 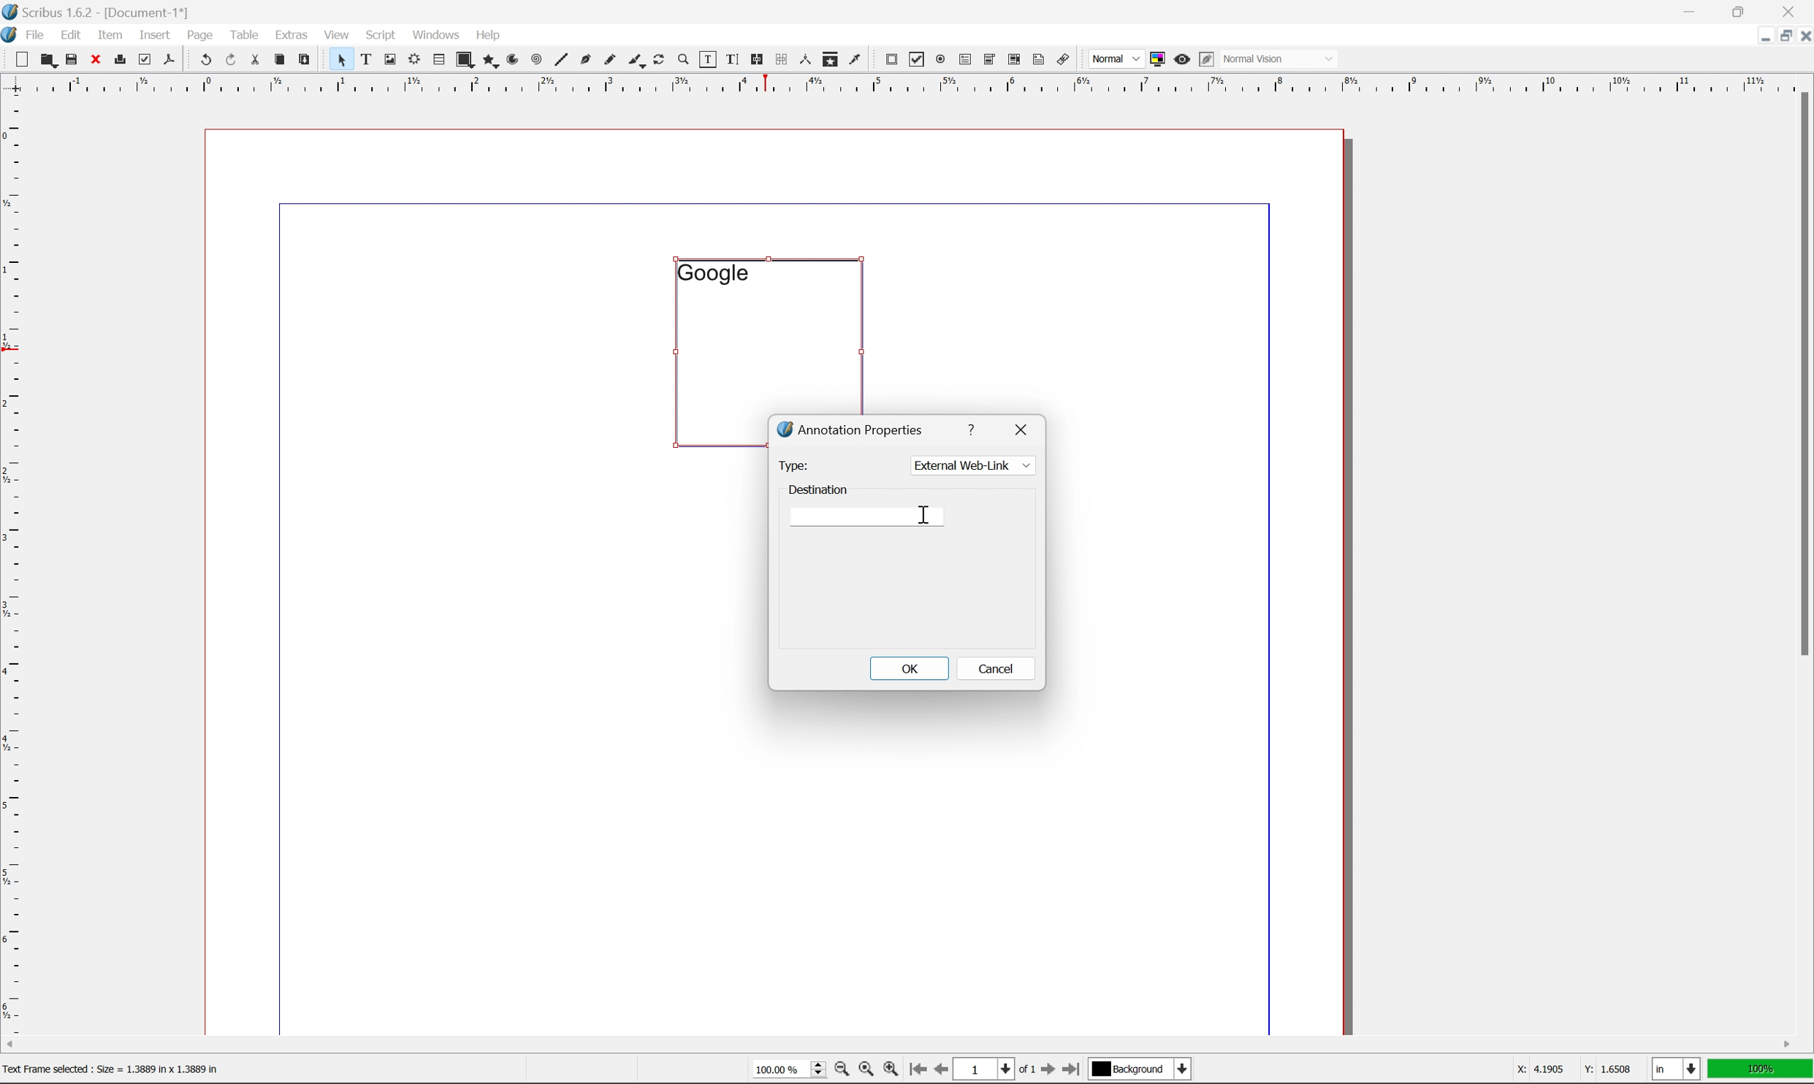 I want to click on normal, so click(x=1114, y=58).